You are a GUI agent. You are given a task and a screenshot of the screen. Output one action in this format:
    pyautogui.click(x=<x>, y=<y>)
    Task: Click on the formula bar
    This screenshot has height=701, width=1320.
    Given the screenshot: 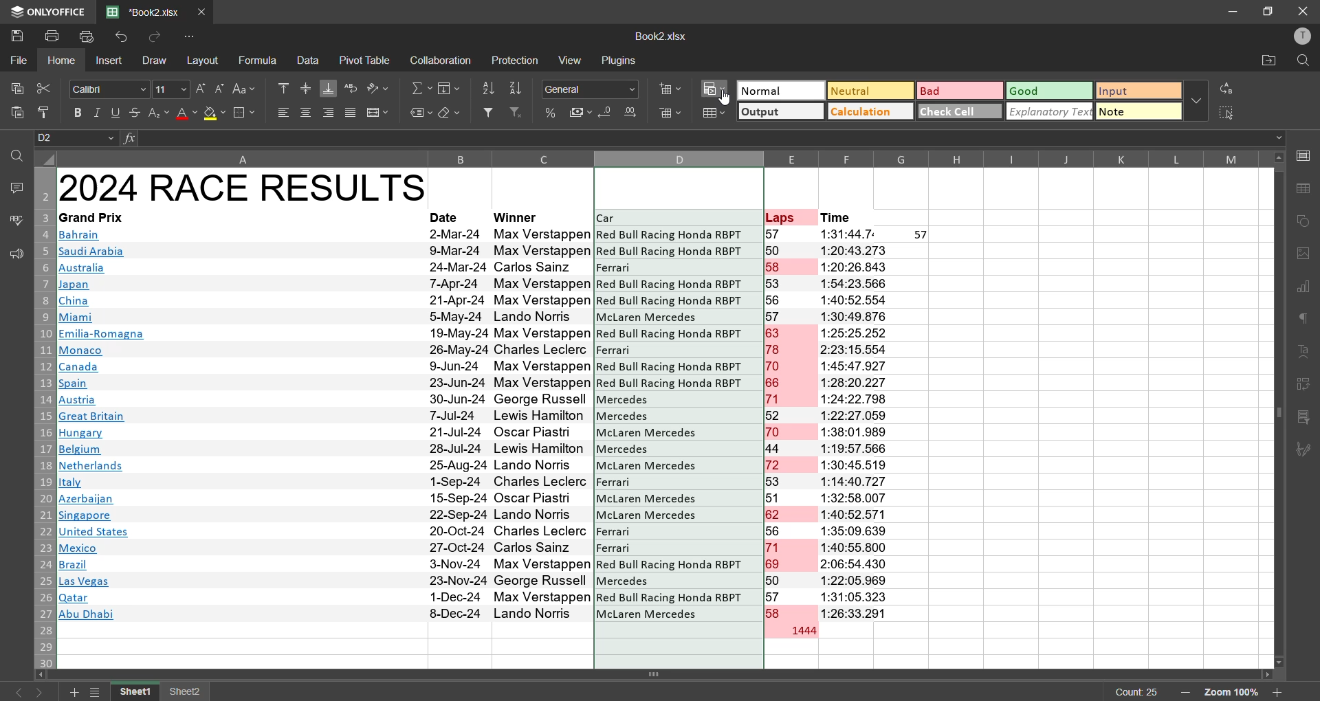 What is the action you would take?
    pyautogui.click(x=705, y=138)
    